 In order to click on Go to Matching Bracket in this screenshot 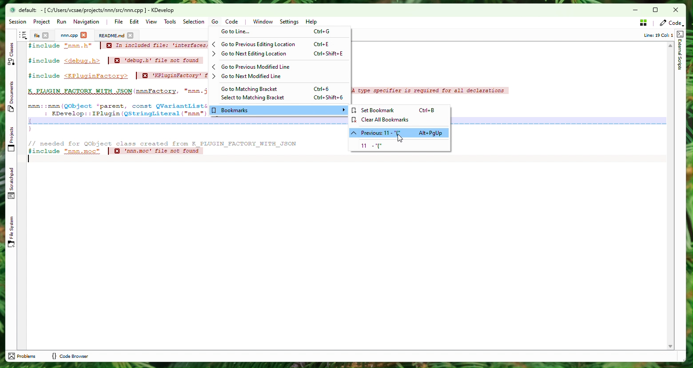, I will do `click(282, 89)`.